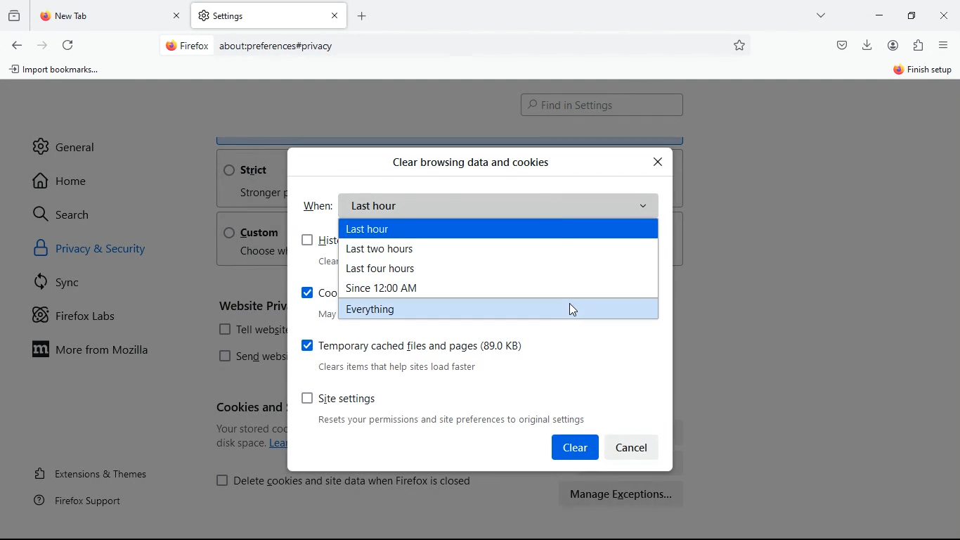 This screenshot has width=960, height=540. I want to click on minimize, so click(915, 15).